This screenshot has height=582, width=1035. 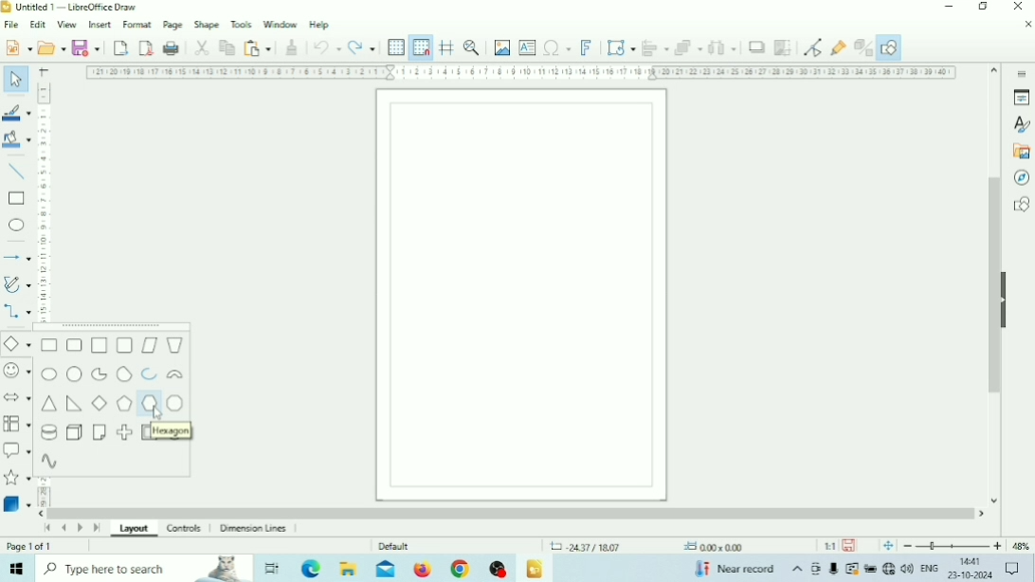 I want to click on Snap to Grid, so click(x=421, y=47).